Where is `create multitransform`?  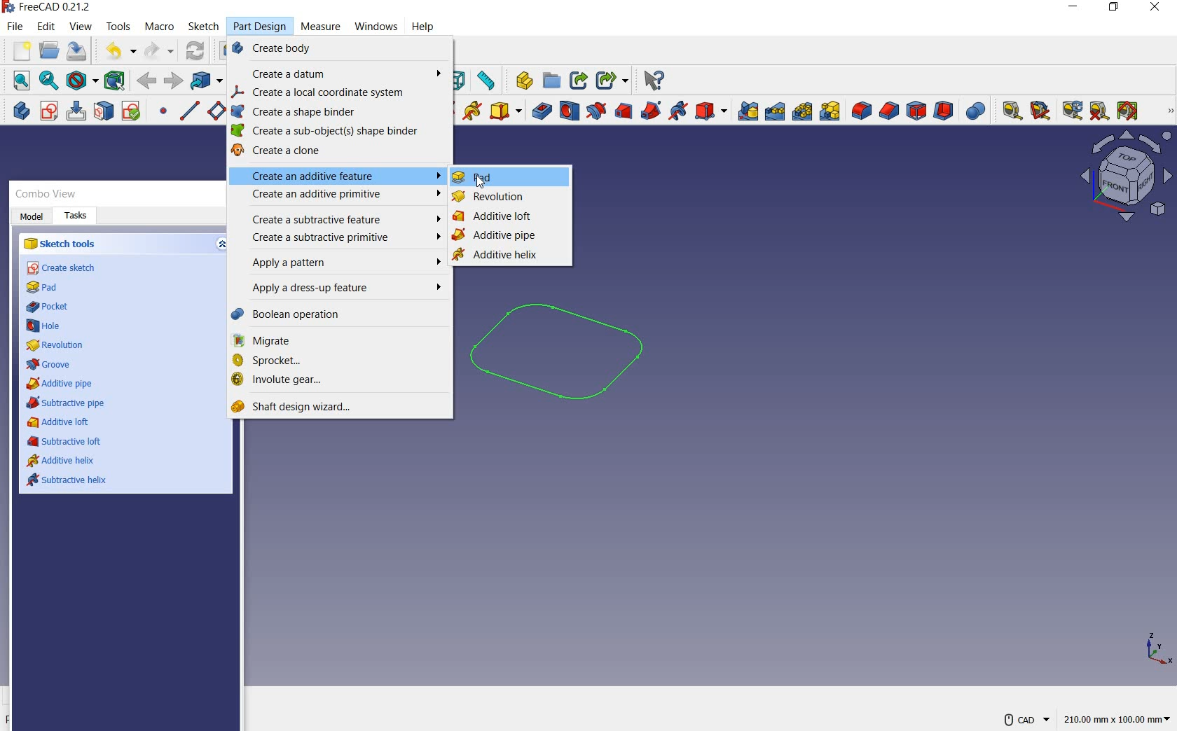 create multitransform is located at coordinates (832, 112).